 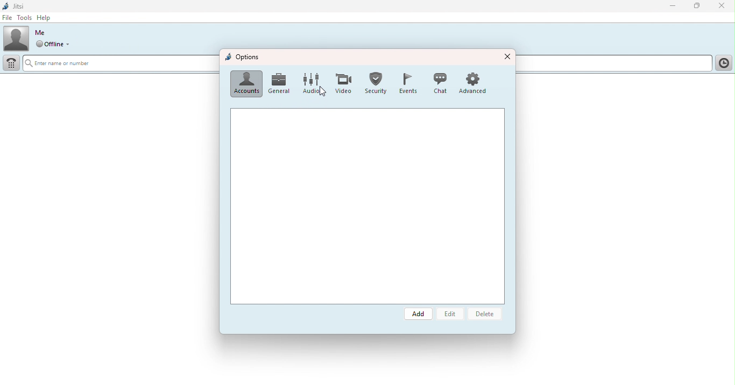 What do you see at coordinates (243, 58) in the screenshot?
I see `Options` at bounding box center [243, 58].